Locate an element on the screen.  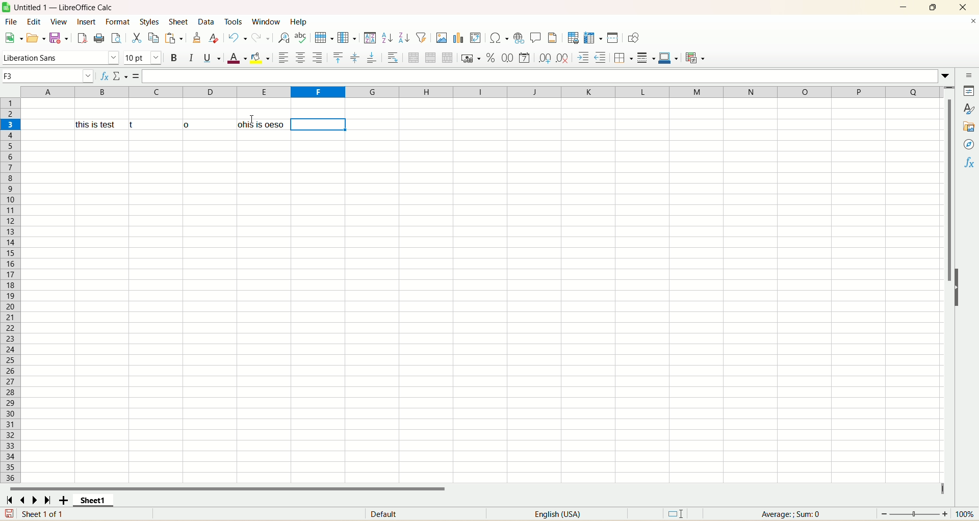
remove formatting is located at coordinates (214, 37).